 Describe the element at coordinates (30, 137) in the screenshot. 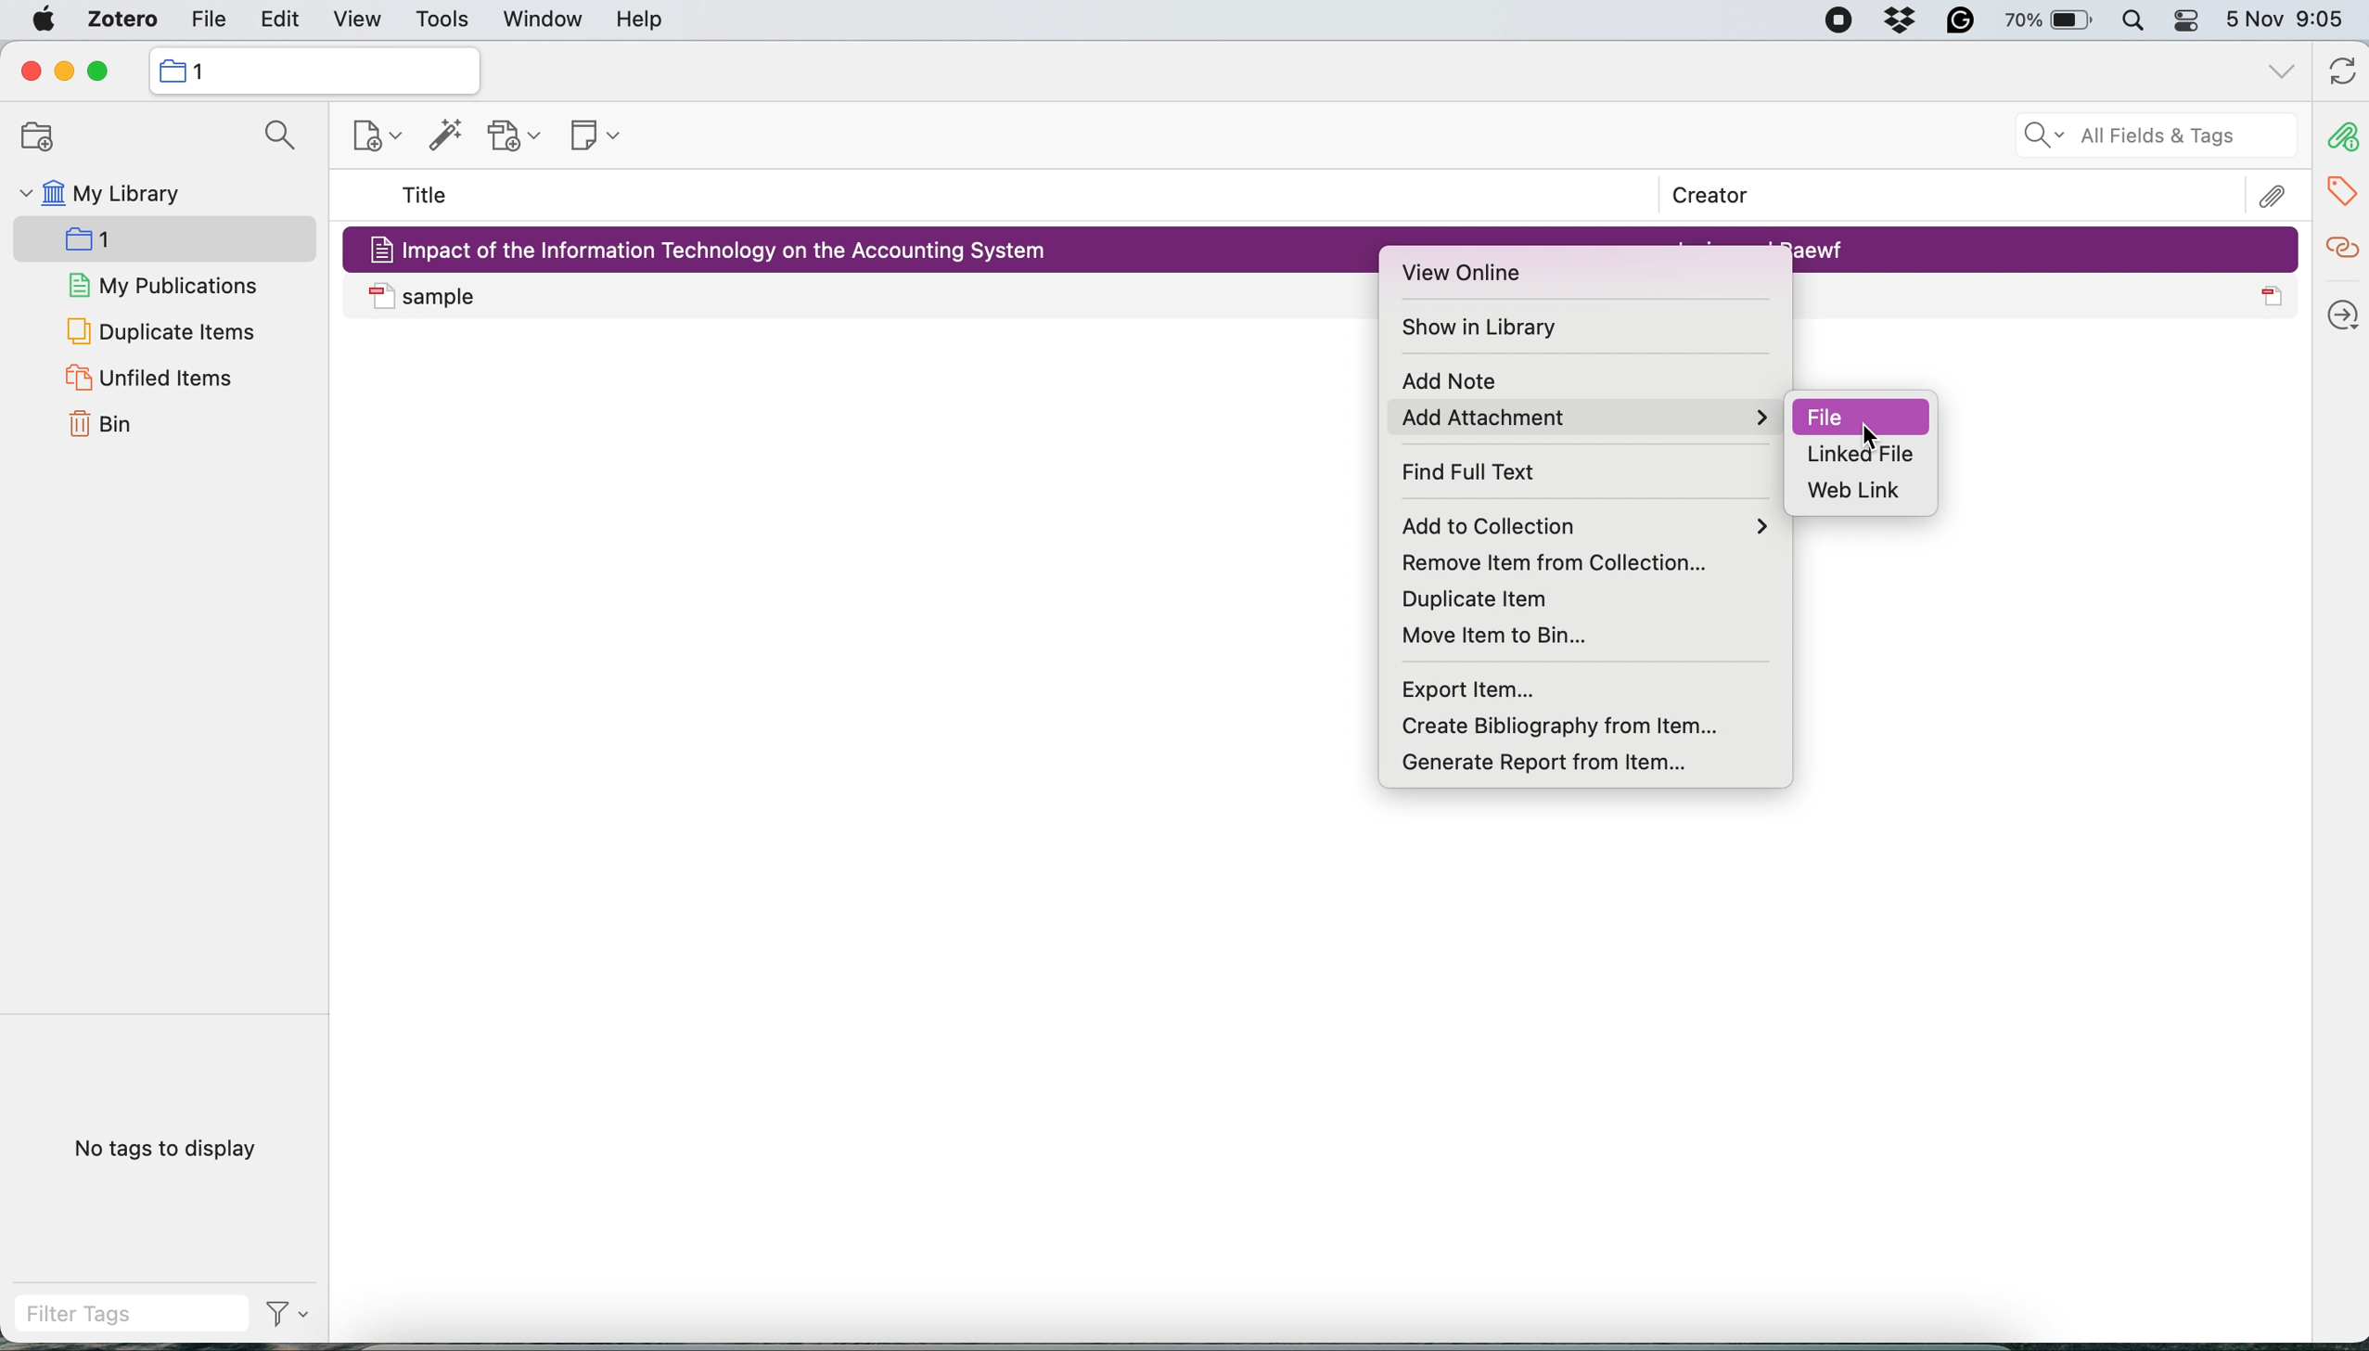

I see `new collection` at that location.